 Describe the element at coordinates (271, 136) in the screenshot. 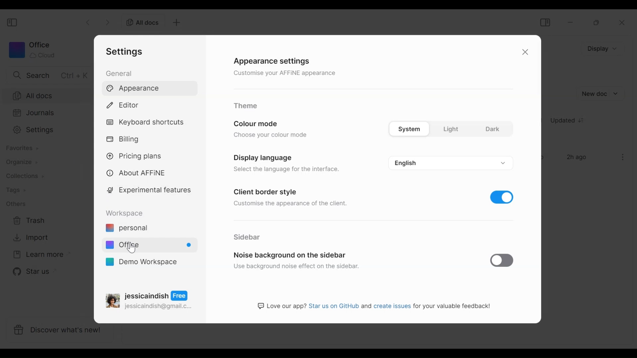

I see `Choose your colour mode` at that location.